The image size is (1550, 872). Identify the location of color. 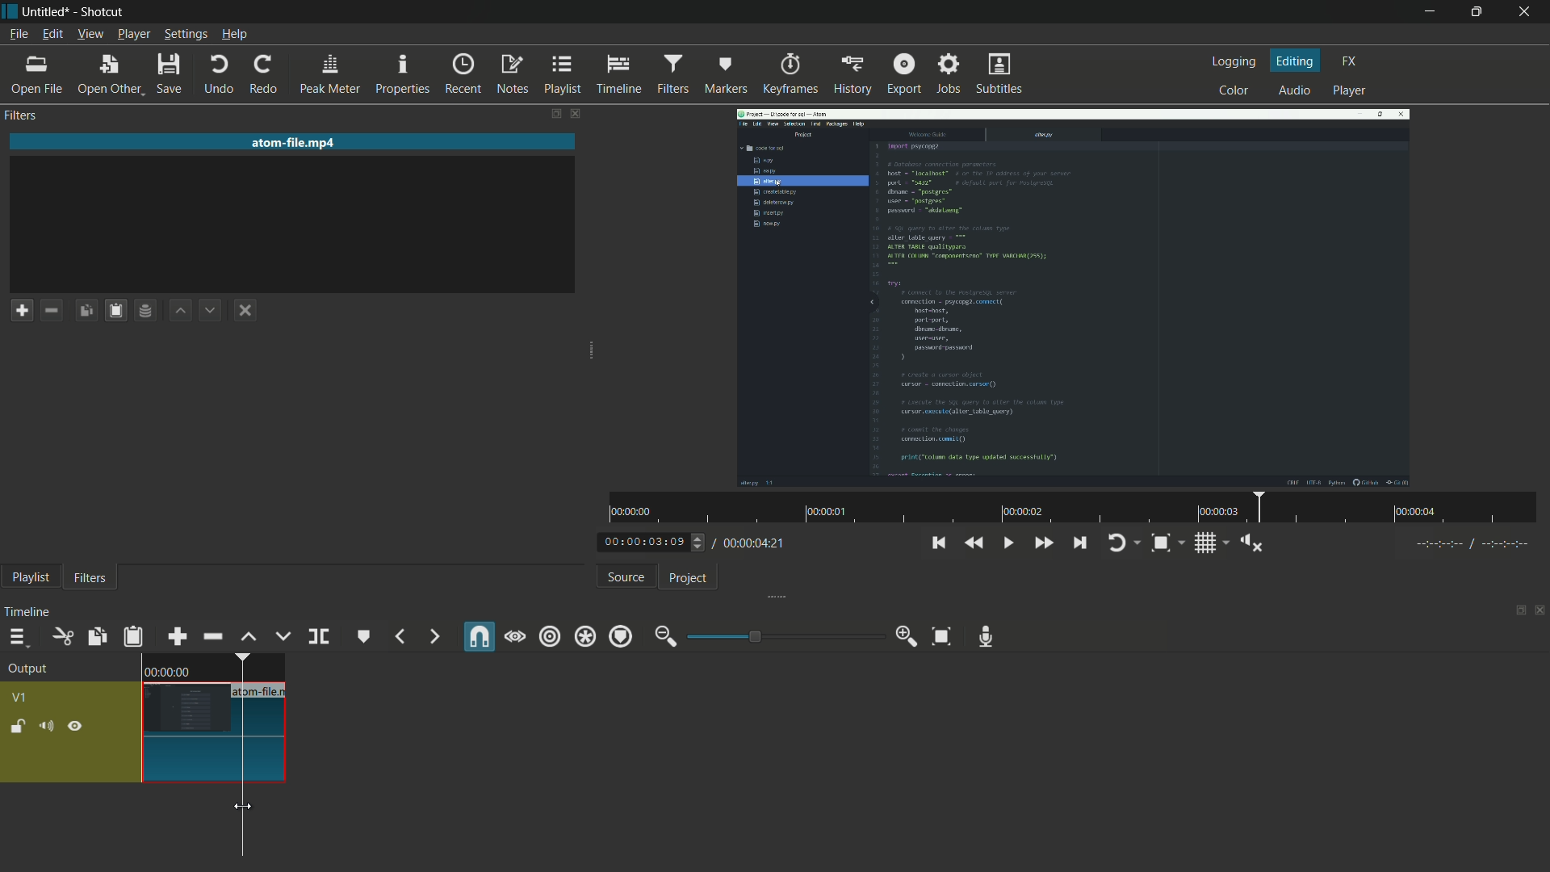
(1234, 91).